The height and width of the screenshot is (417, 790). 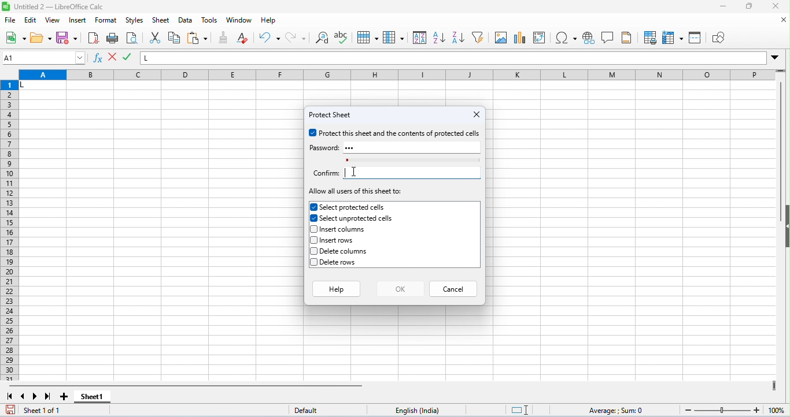 I want to click on default, so click(x=312, y=411).